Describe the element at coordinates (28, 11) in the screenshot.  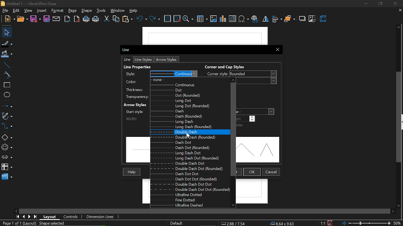
I see `view` at that location.